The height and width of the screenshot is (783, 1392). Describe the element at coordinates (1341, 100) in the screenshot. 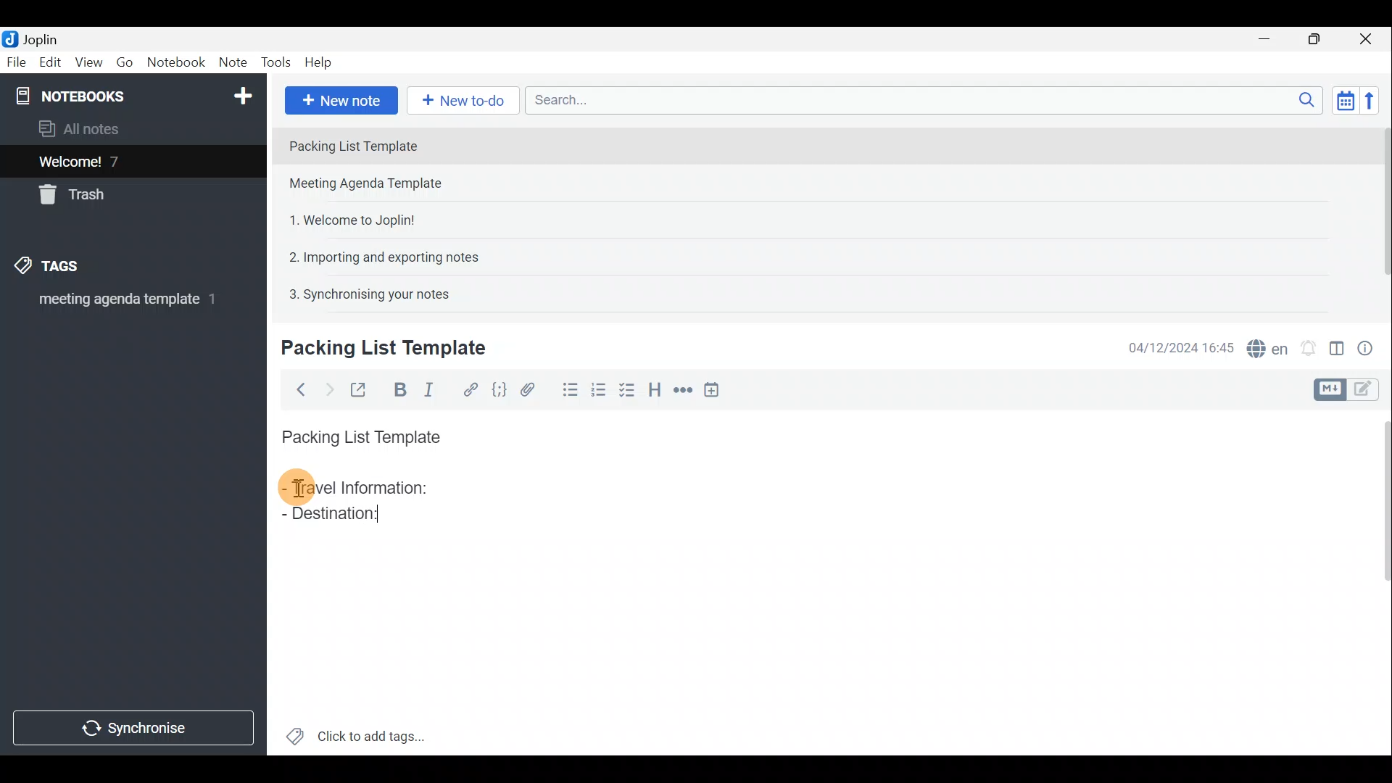

I see `Toggle sort order field` at that location.